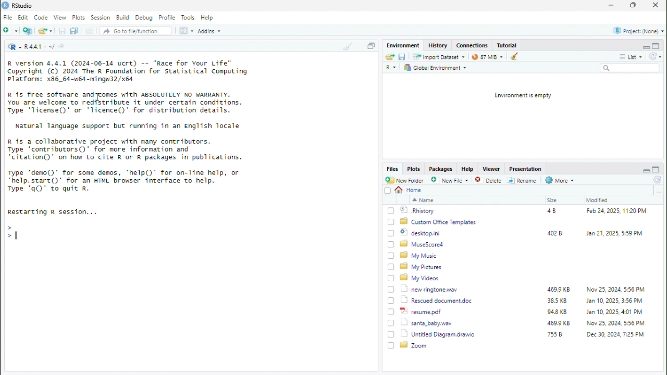 The width and height of the screenshot is (667, 375). Describe the element at coordinates (79, 17) in the screenshot. I see `Plots` at that location.